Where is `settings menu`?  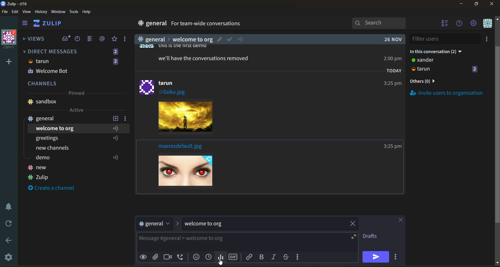
settings menu is located at coordinates (473, 24).